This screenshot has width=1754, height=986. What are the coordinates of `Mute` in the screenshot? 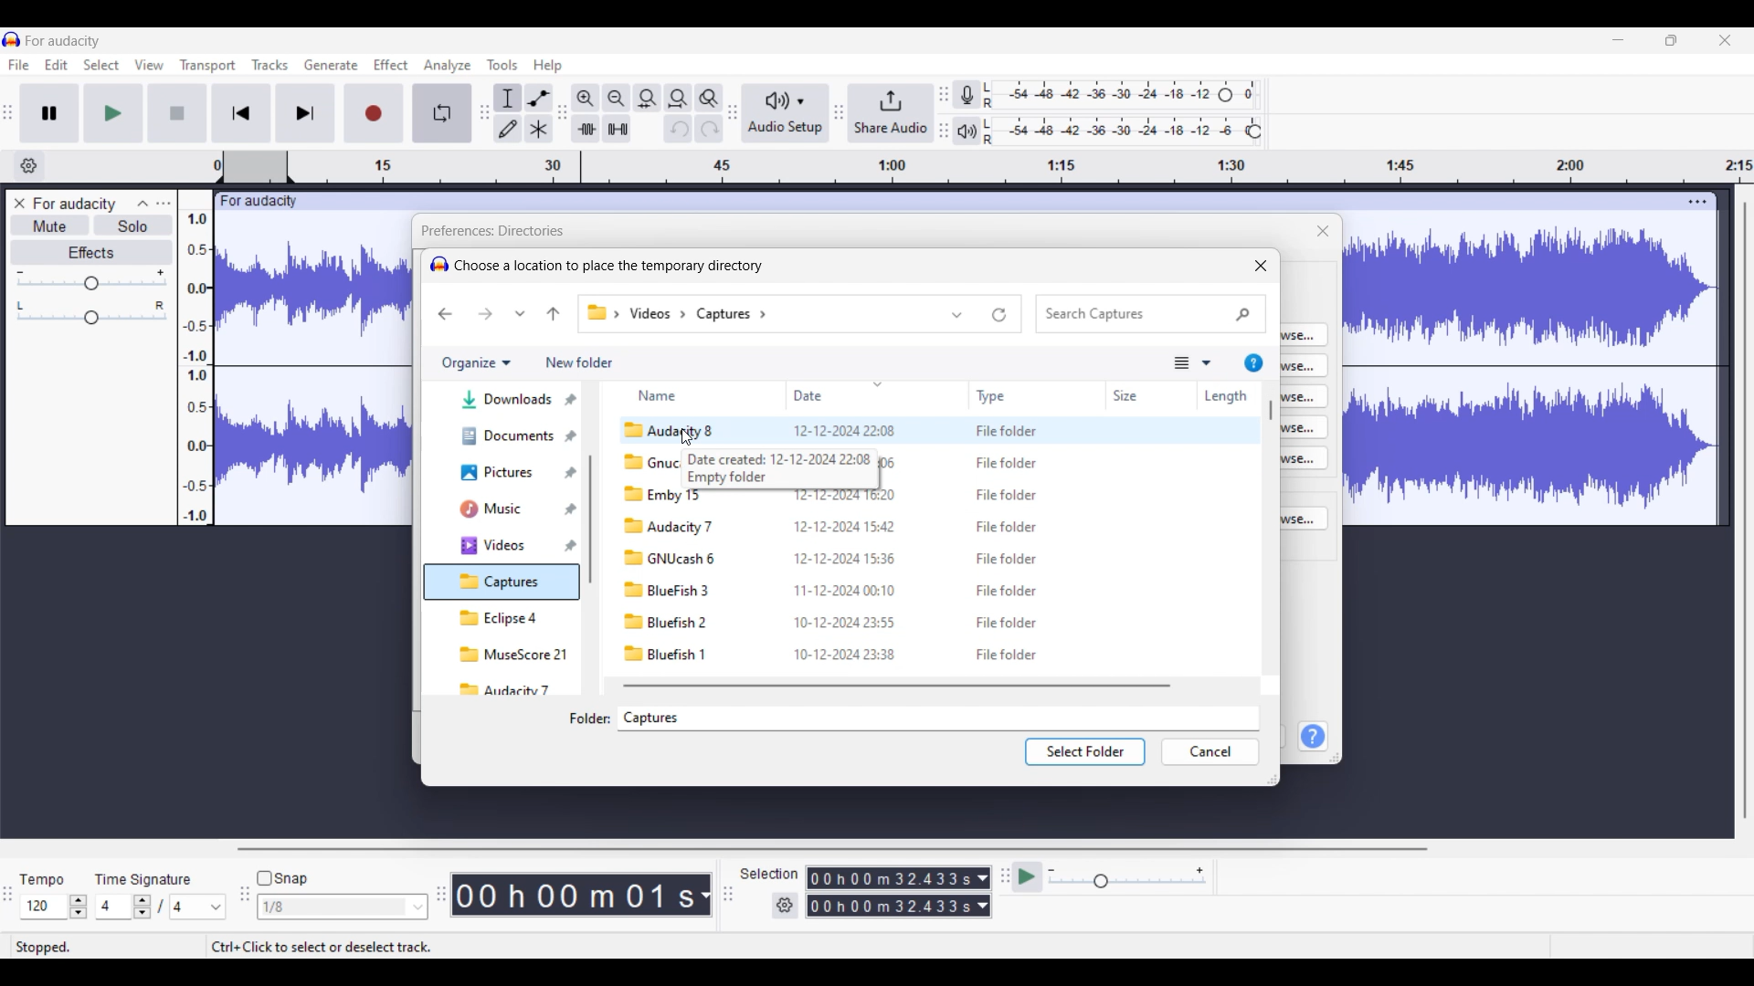 It's located at (50, 226).